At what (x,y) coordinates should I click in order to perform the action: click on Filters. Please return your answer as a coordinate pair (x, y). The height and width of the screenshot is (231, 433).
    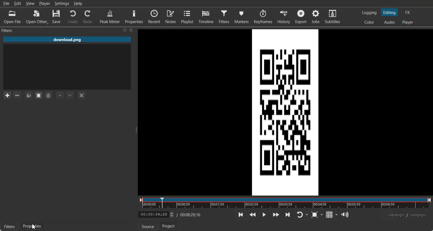
    Looking at the image, I should click on (9, 226).